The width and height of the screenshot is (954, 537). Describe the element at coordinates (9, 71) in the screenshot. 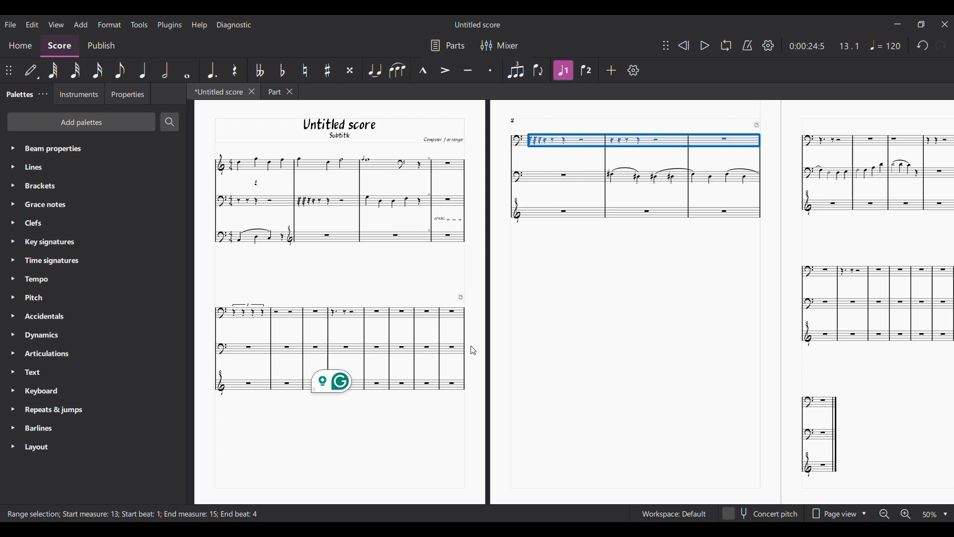

I see `Change position` at that location.